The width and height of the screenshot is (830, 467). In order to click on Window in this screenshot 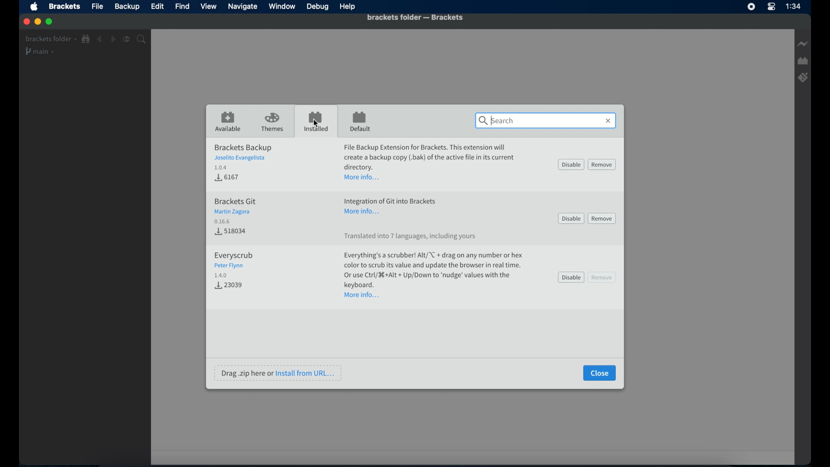, I will do `click(282, 6)`.